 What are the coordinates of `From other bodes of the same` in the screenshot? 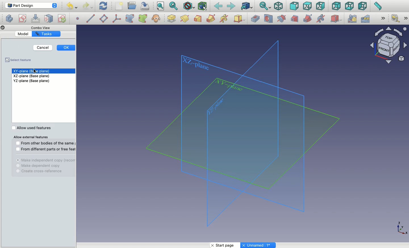 It's located at (45, 143).